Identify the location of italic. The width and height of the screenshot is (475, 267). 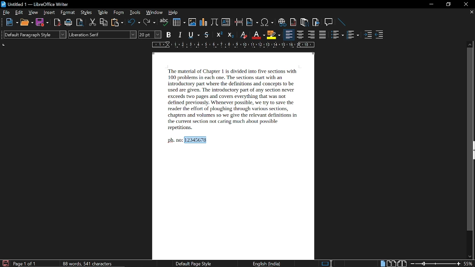
(180, 35).